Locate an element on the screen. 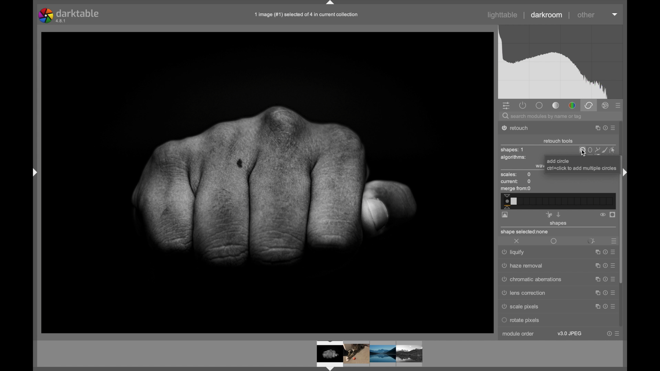 The height and width of the screenshot is (371, 660). algorithms is located at coordinates (514, 158).